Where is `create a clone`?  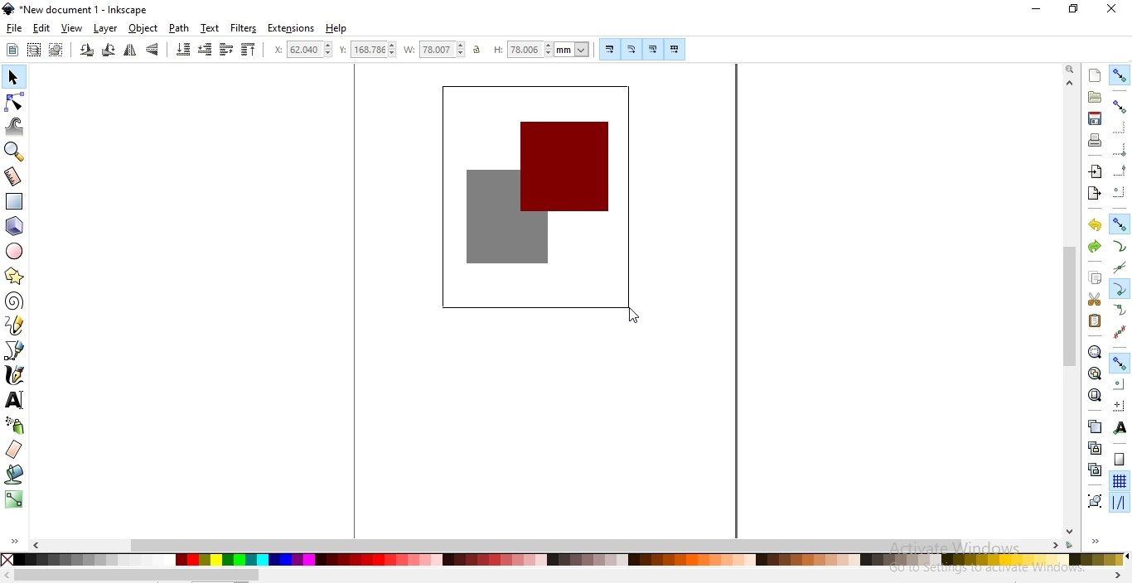
create a clone is located at coordinates (1094, 448).